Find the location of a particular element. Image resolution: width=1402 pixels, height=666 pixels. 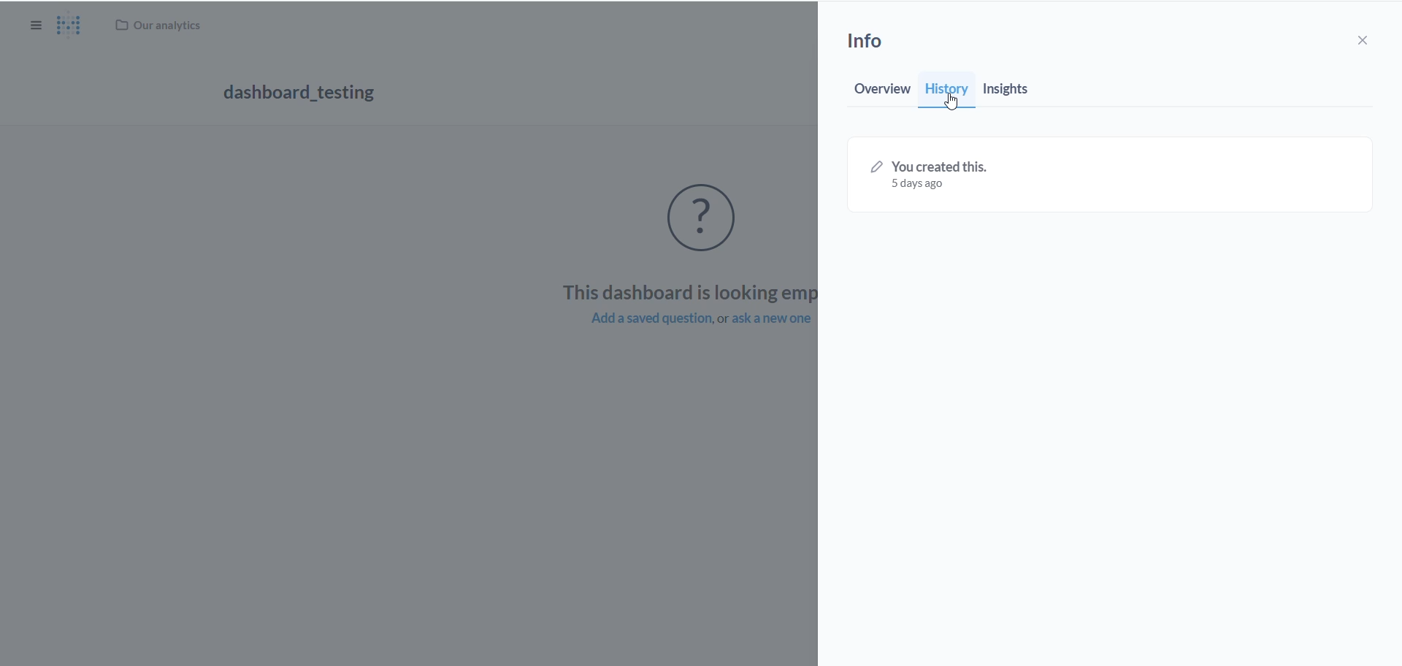

overview is located at coordinates (880, 93).